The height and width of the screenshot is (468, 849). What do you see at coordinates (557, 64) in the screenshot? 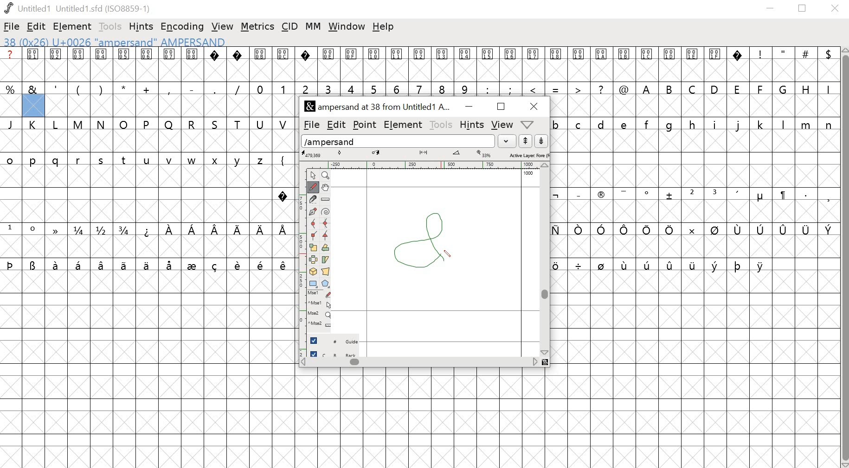
I see `0018` at bounding box center [557, 64].